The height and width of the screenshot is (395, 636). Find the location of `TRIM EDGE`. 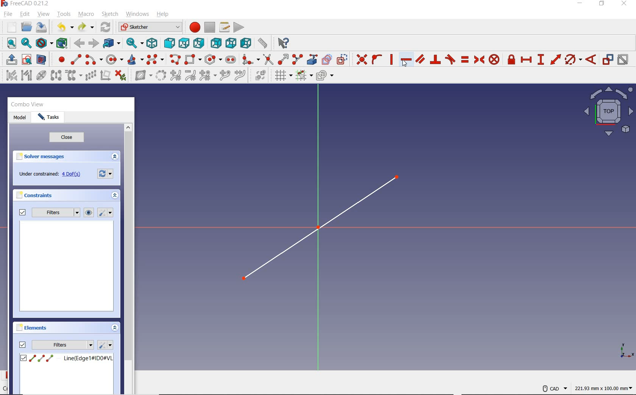

TRIM EDGE is located at coordinates (267, 59).